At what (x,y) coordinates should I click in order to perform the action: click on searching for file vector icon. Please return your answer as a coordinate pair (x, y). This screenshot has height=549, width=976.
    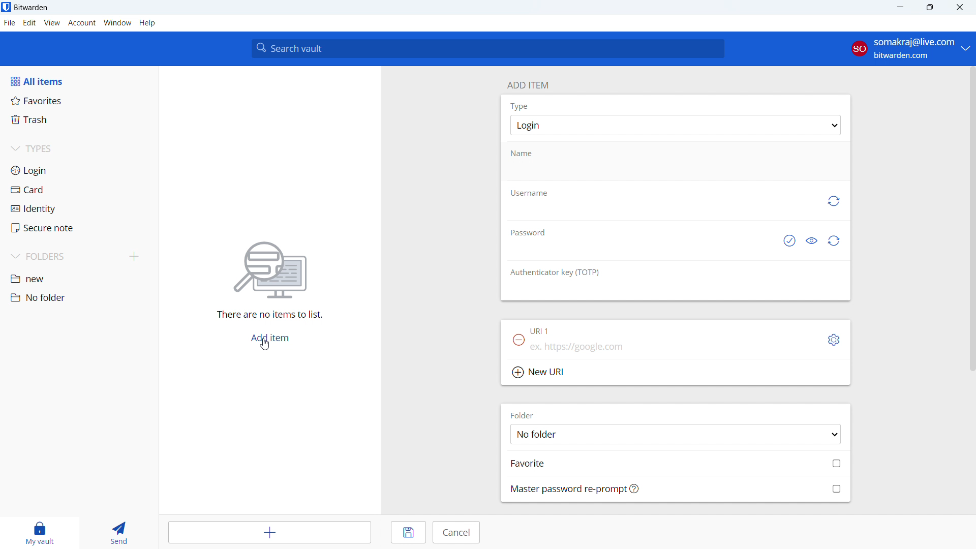
    Looking at the image, I should click on (269, 270).